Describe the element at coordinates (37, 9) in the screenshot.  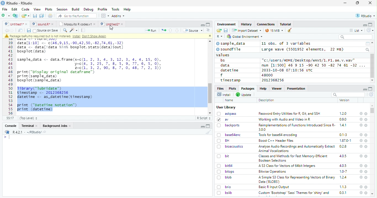
I see `View` at that location.